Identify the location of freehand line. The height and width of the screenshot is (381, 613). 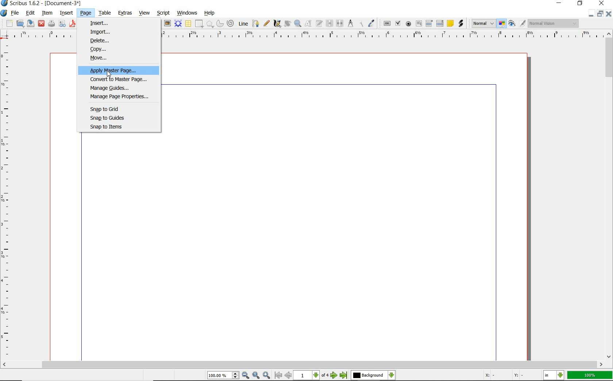
(266, 23).